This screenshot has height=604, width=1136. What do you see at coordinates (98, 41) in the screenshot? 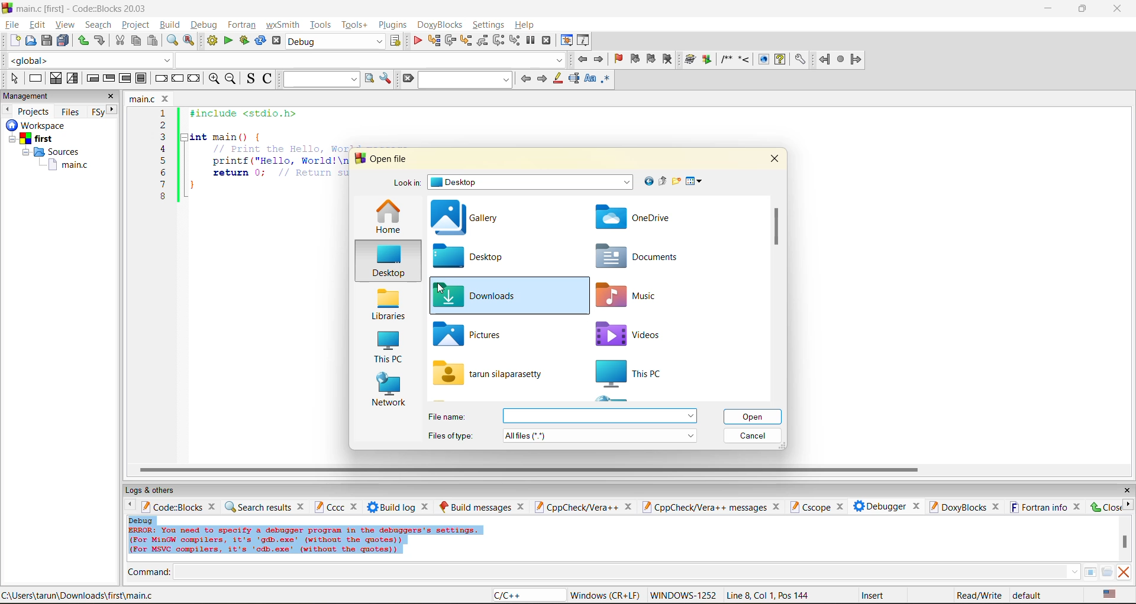
I see `undo` at bounding box center [98, 41].